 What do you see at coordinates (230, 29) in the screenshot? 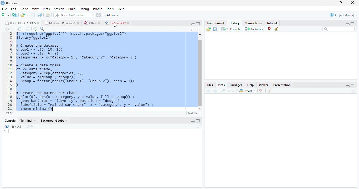
I see `to console : send the selected commands to the R console` at bounding box center [230, 29].